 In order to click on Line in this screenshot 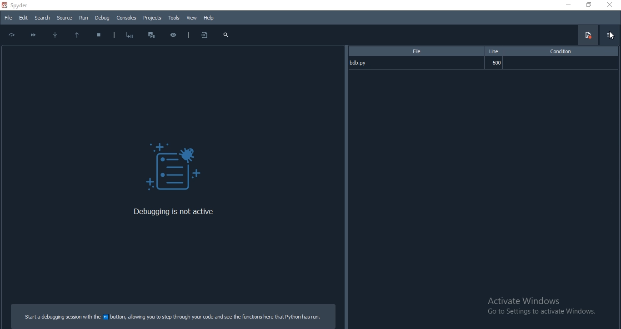, I will do `click(495, 51)`.